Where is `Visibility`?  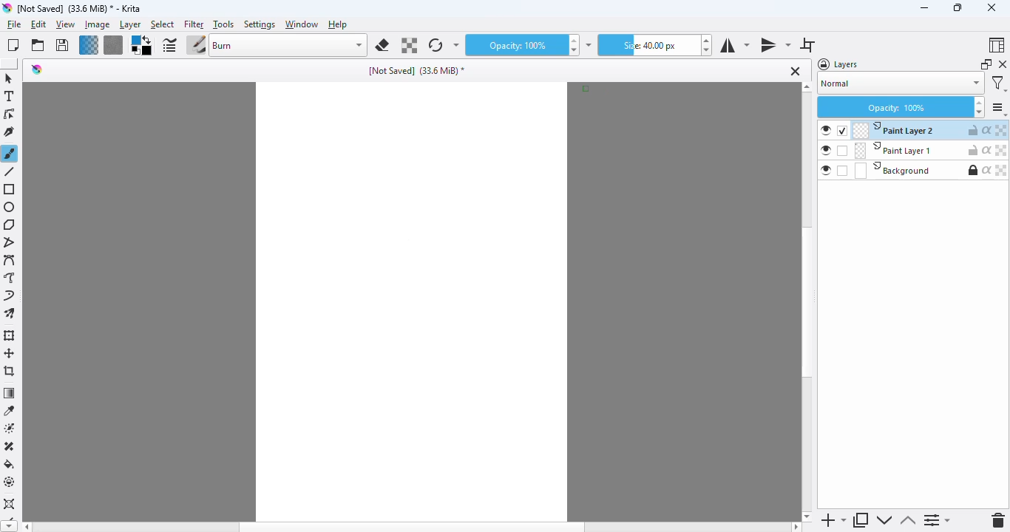 Visibility is located at coordinates (825, 171).